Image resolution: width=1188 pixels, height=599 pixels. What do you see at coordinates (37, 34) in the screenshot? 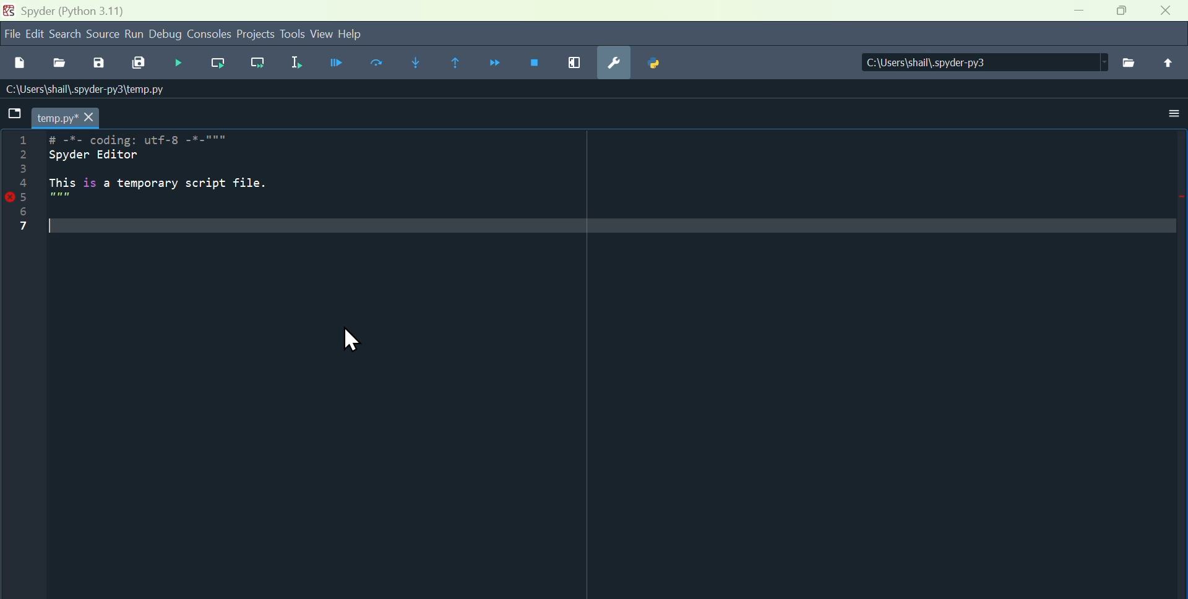
I see `Edit` at bounding box center [37, 34].